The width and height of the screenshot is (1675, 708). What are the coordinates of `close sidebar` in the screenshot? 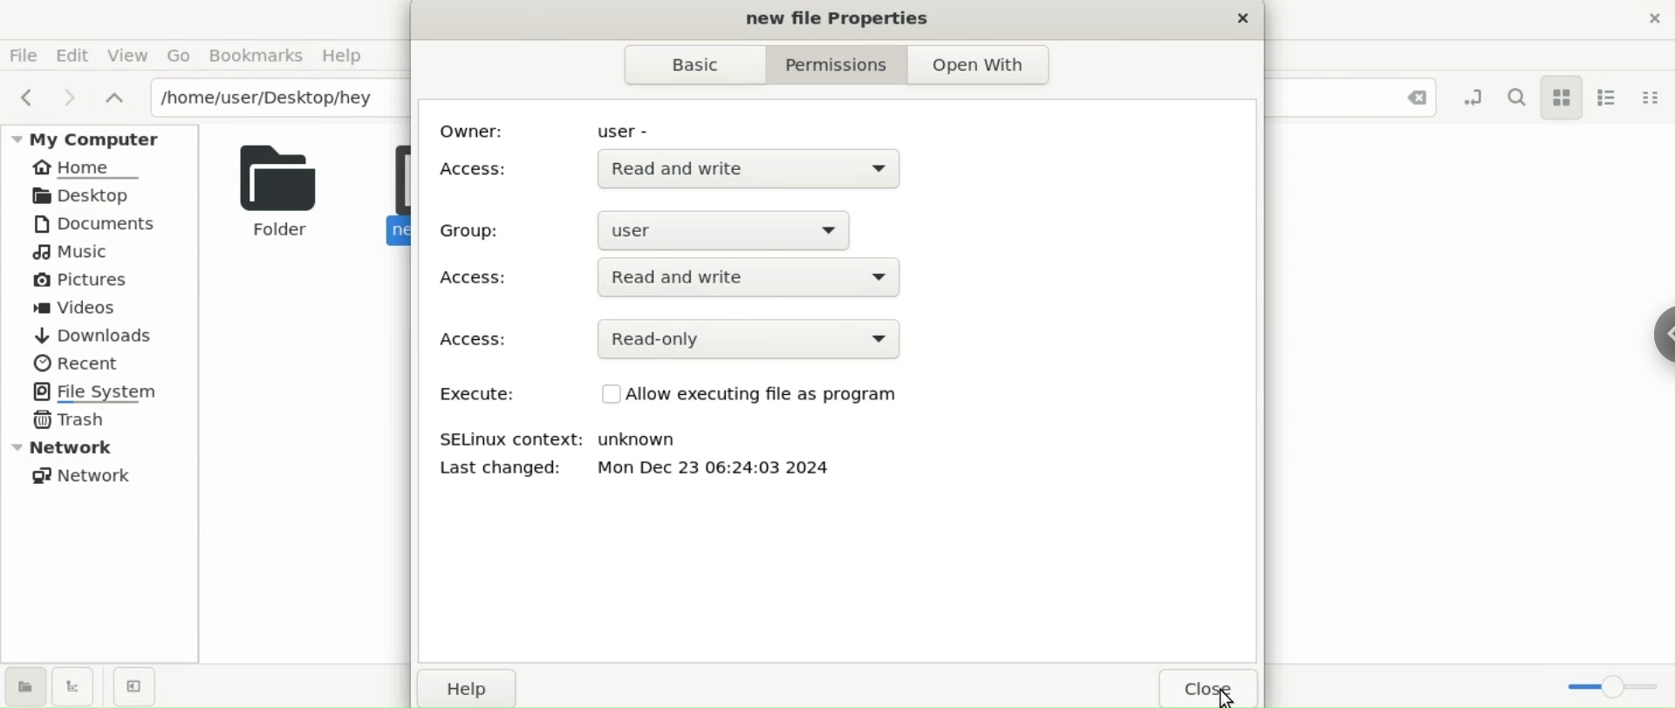 It's located at (134, 686).